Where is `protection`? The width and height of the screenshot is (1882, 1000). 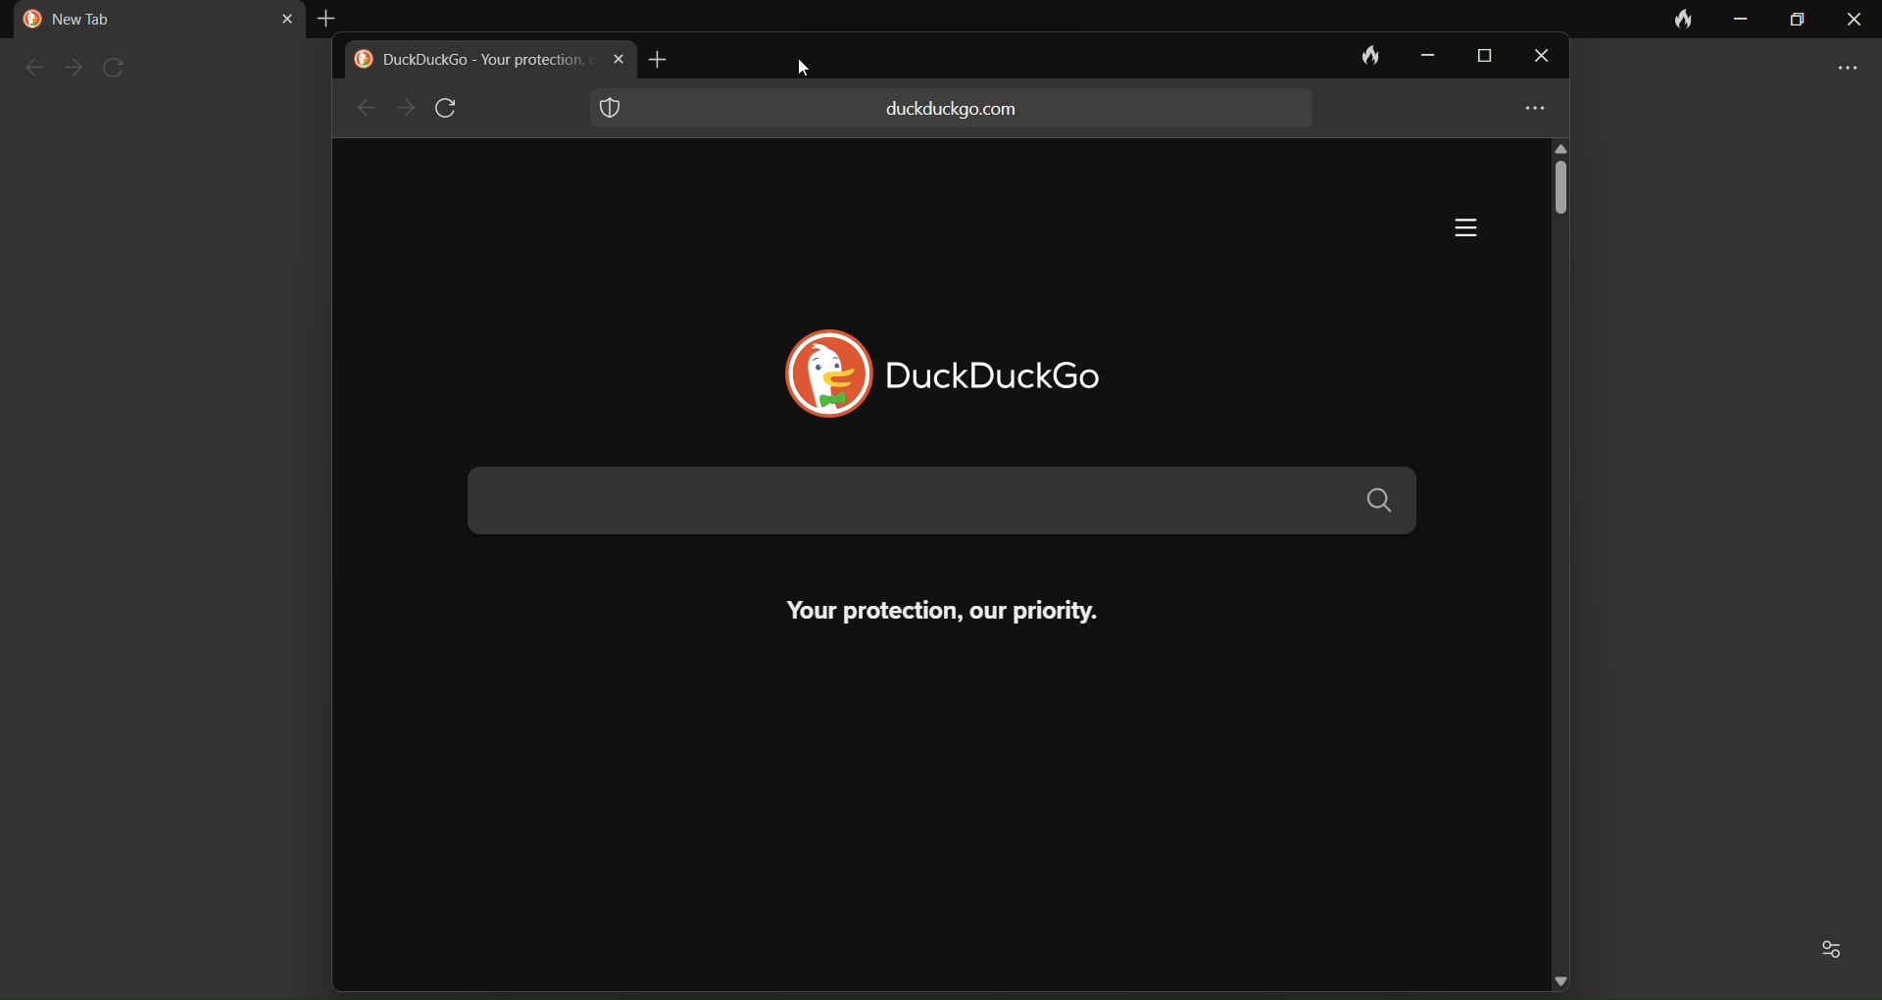
protection is located at coordinates (611, 107).